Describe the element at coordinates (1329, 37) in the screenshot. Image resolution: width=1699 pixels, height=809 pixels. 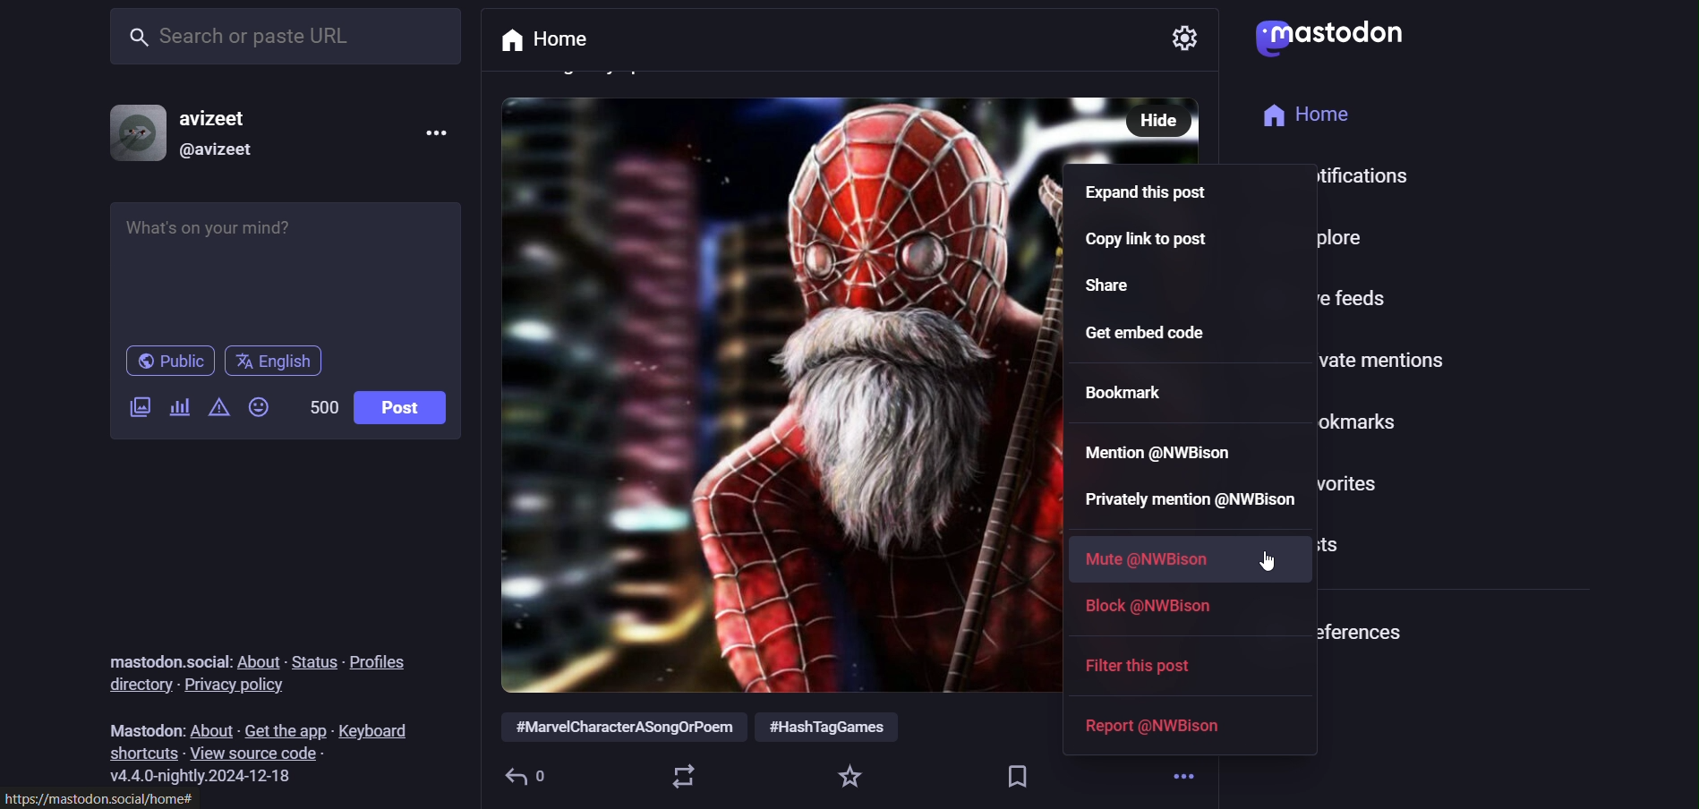
I see `logo` at that location.